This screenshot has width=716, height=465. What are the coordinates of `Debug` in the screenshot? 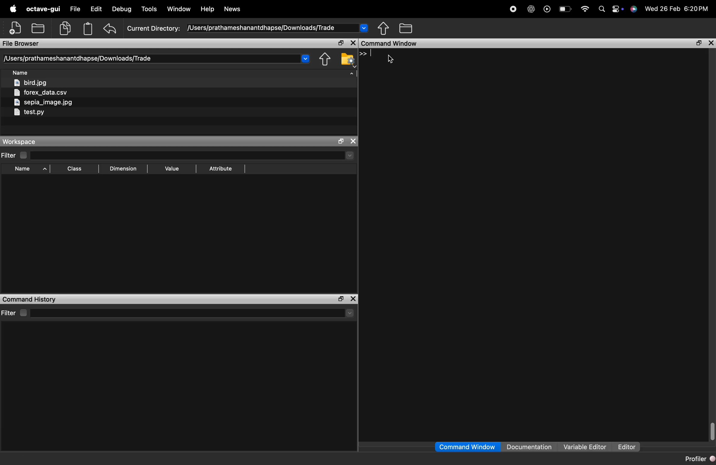 It's located at (122, 9).